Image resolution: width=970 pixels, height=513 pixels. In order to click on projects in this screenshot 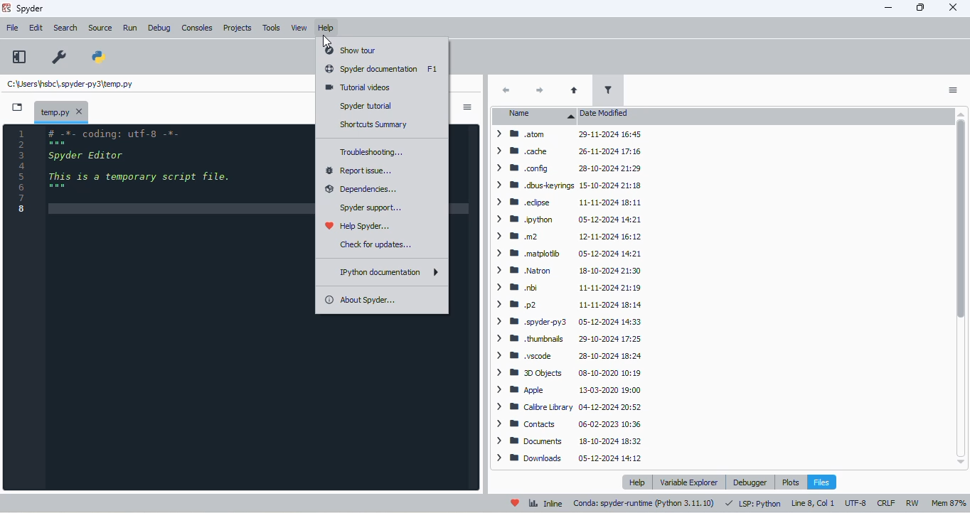, I will do `click(238, 28)`.